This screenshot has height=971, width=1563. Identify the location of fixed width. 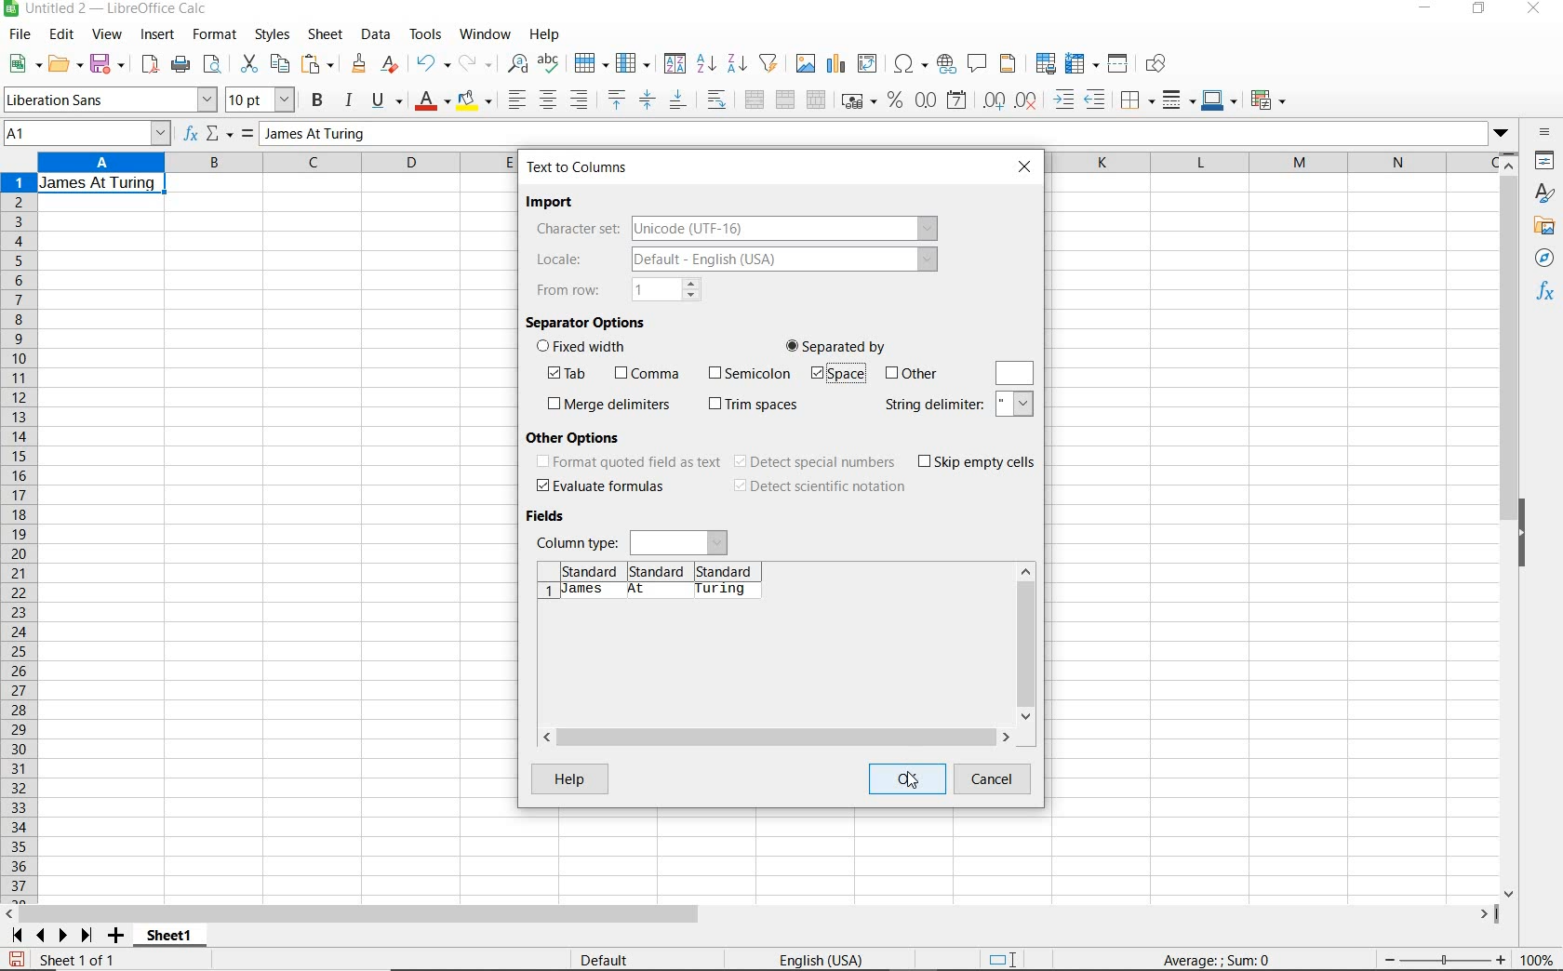
(587, 348).